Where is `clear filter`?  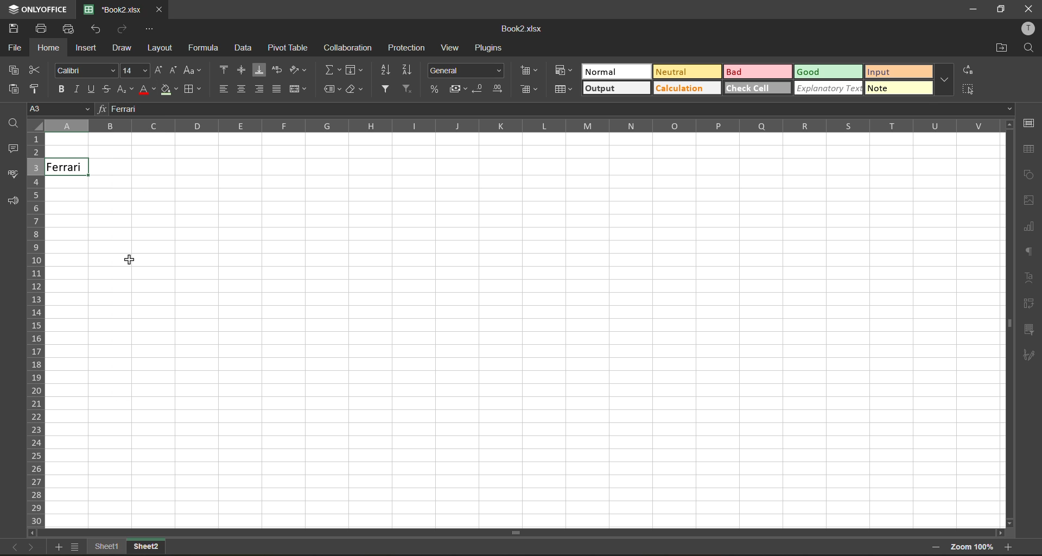
clear filter is located at coordinates (407, 88).